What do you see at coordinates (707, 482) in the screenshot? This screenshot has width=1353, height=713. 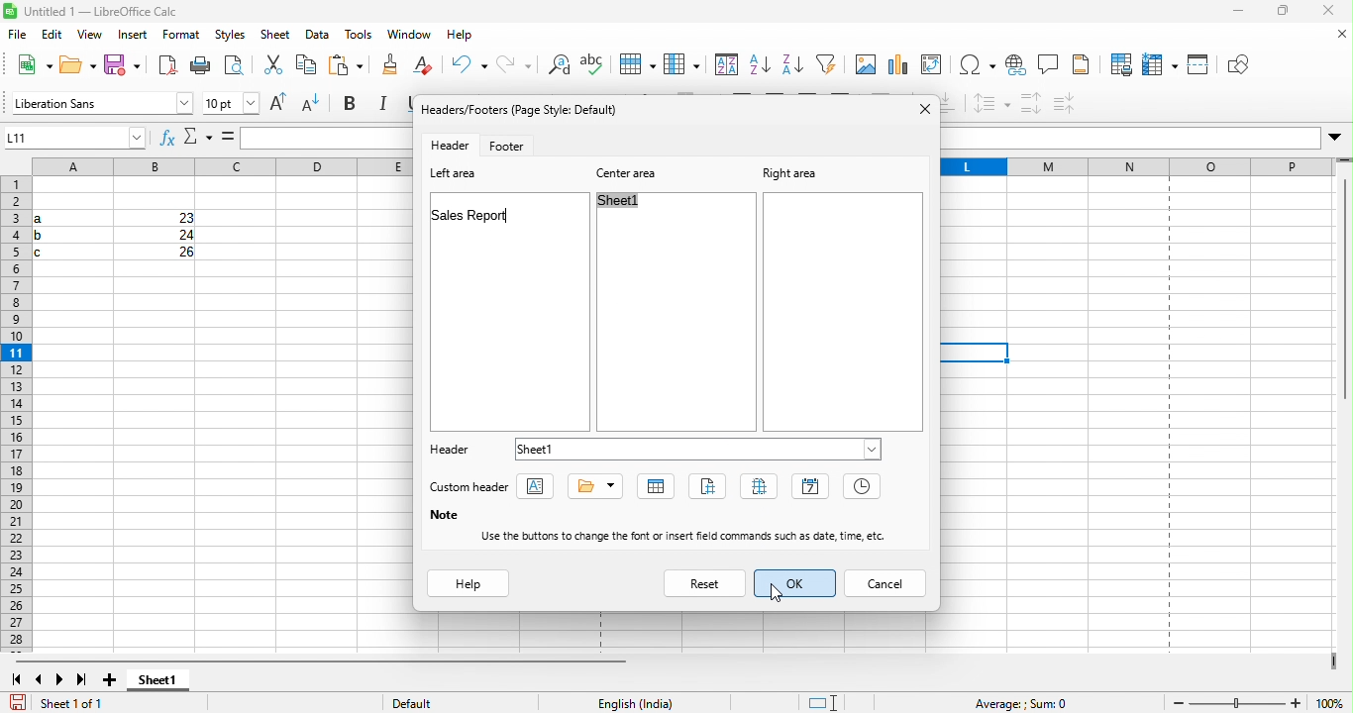 I see `page` at bounding box center [707, 482].